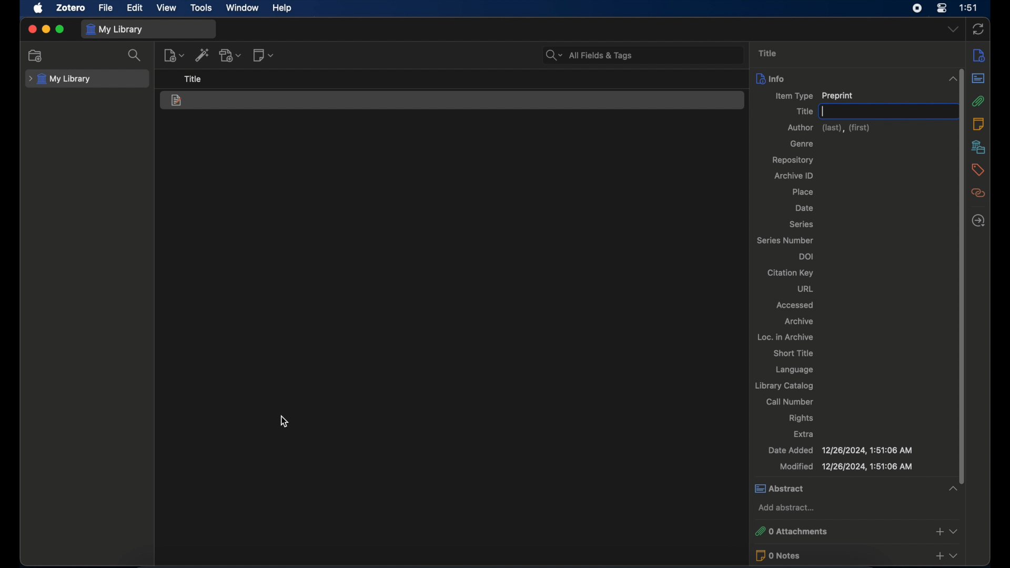 The height and width of the screenshot is (568, 1010). Describe the element at coordinates (174, 55) in the screenshot. I see `new item` at that location.